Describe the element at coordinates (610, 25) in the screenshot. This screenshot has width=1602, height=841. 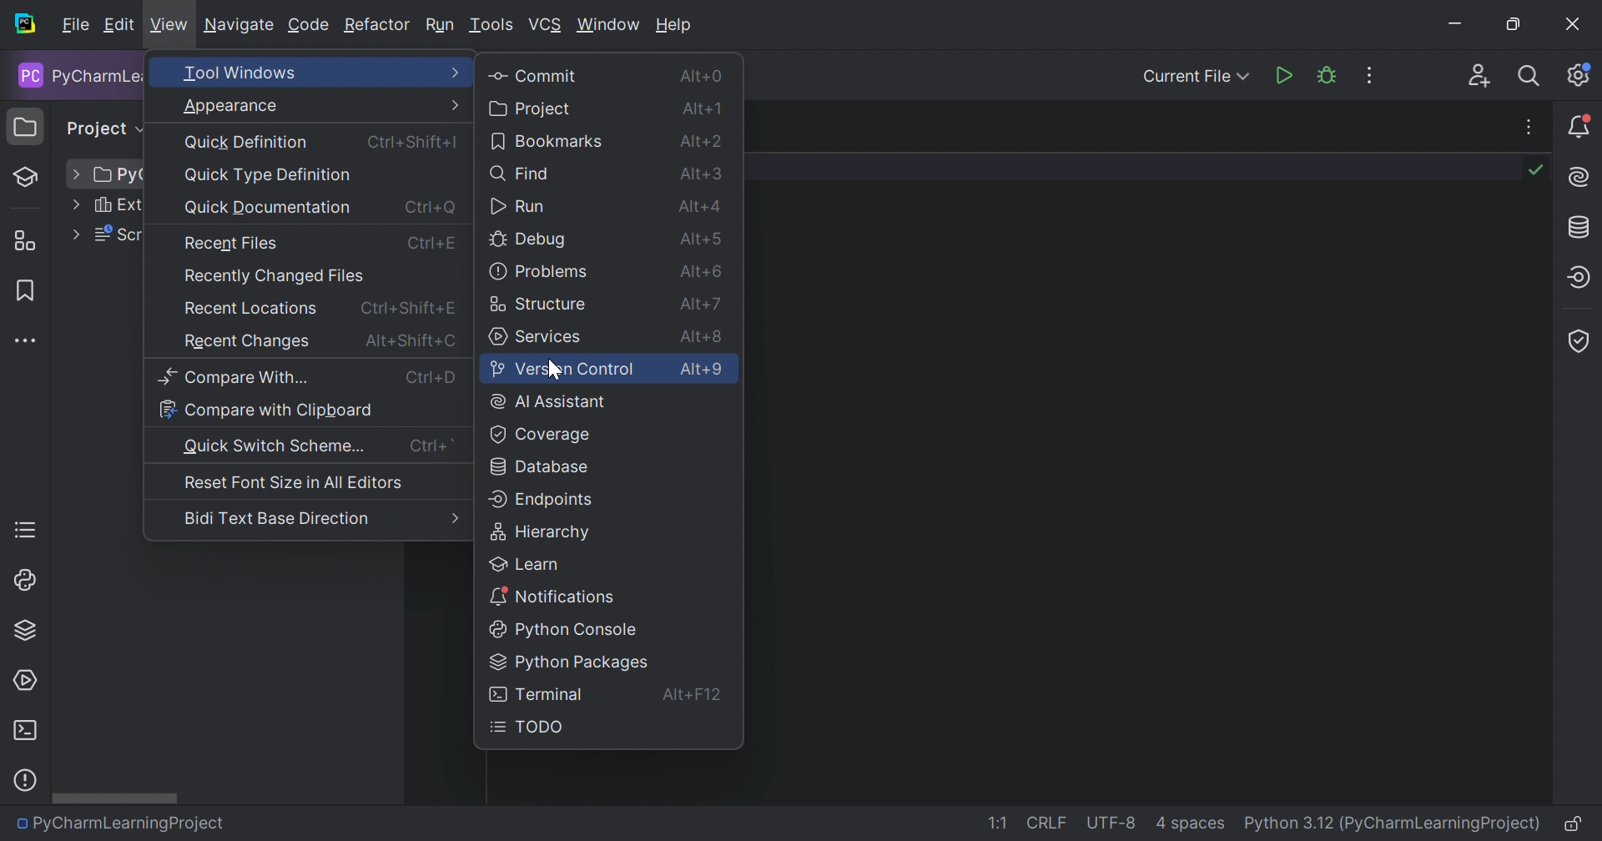
I see `Window` at that location.